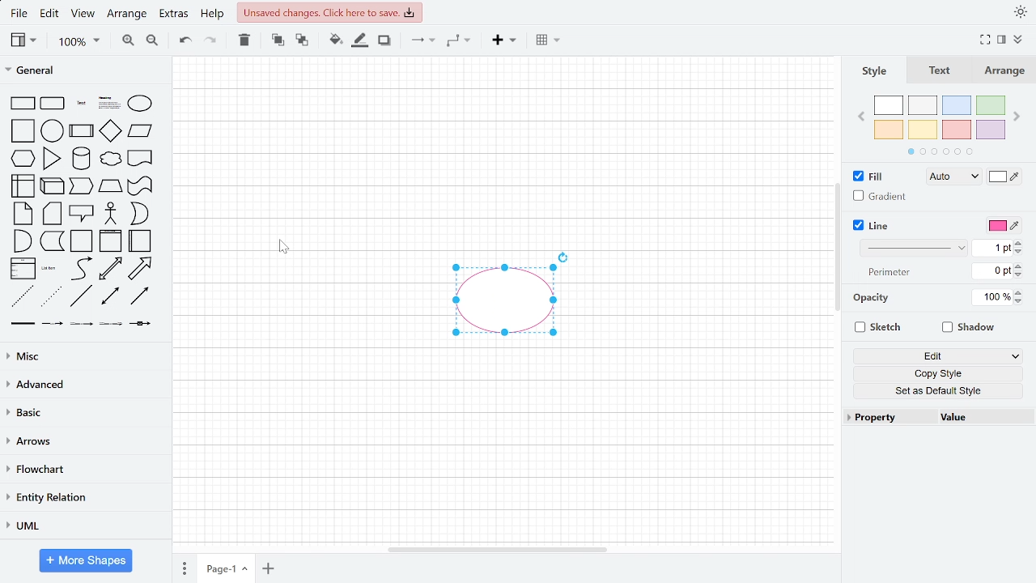 Image resolution: width=1036 pixels, height=583 pixels. I want to click on Table, so click(546, 40).